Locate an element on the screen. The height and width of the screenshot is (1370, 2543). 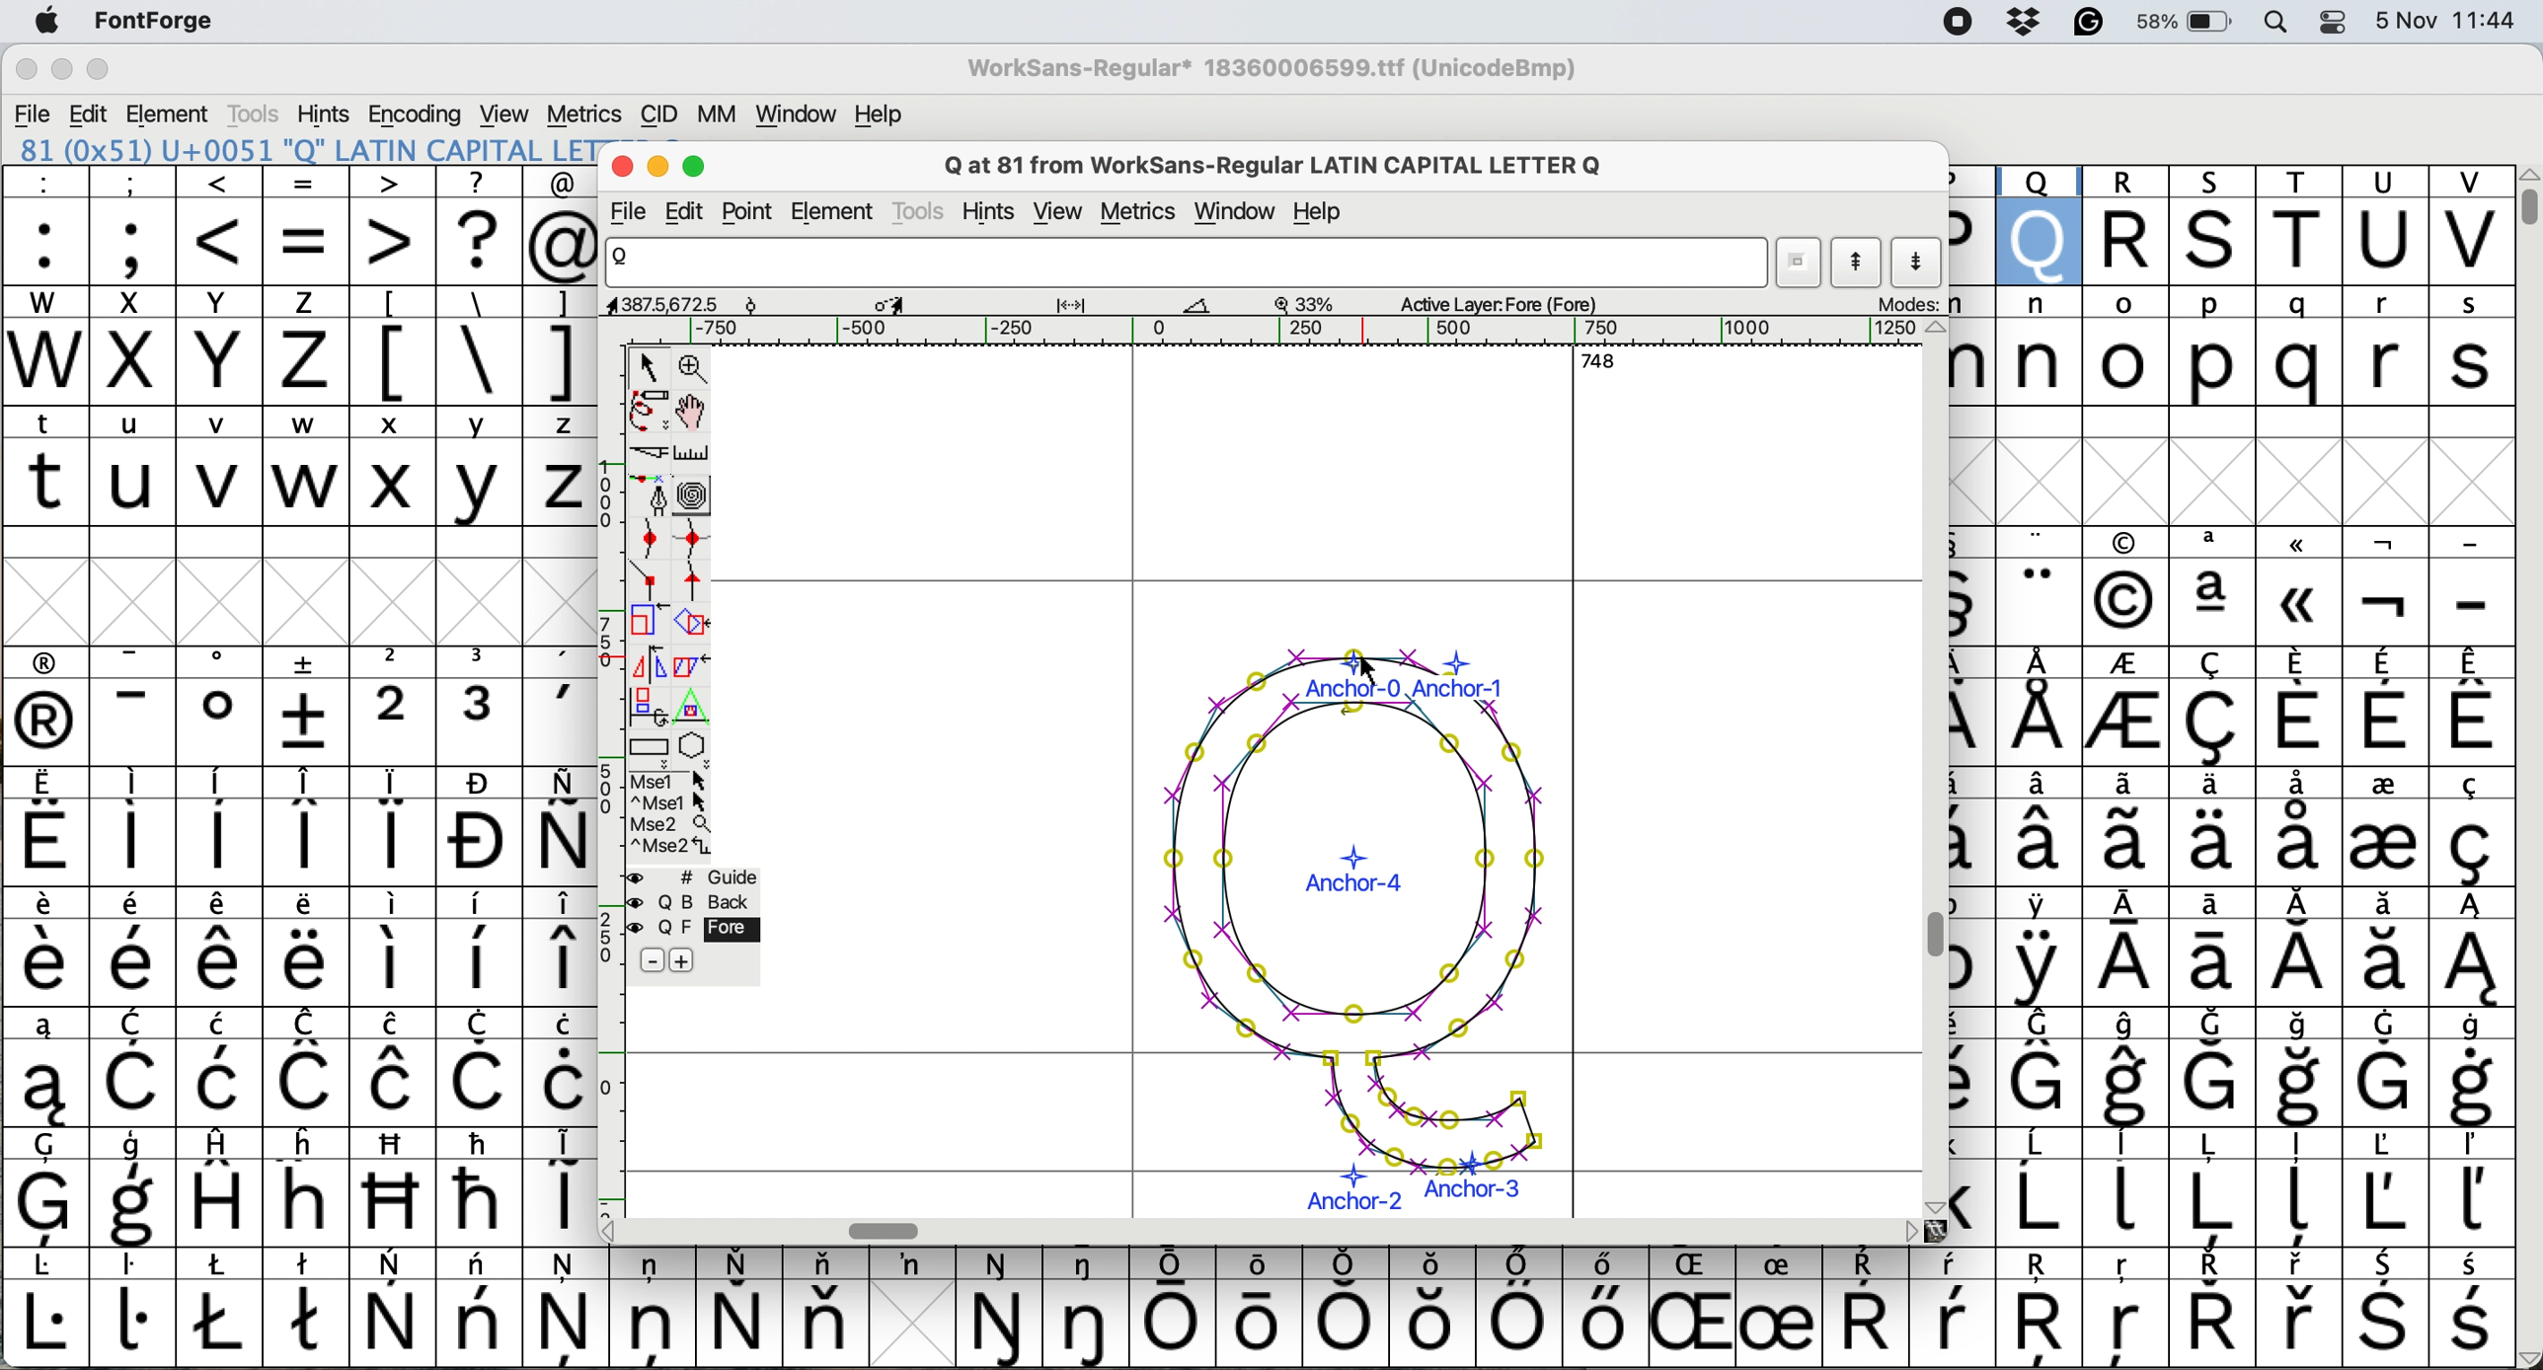
special characters is located at coordinates (299, 248).